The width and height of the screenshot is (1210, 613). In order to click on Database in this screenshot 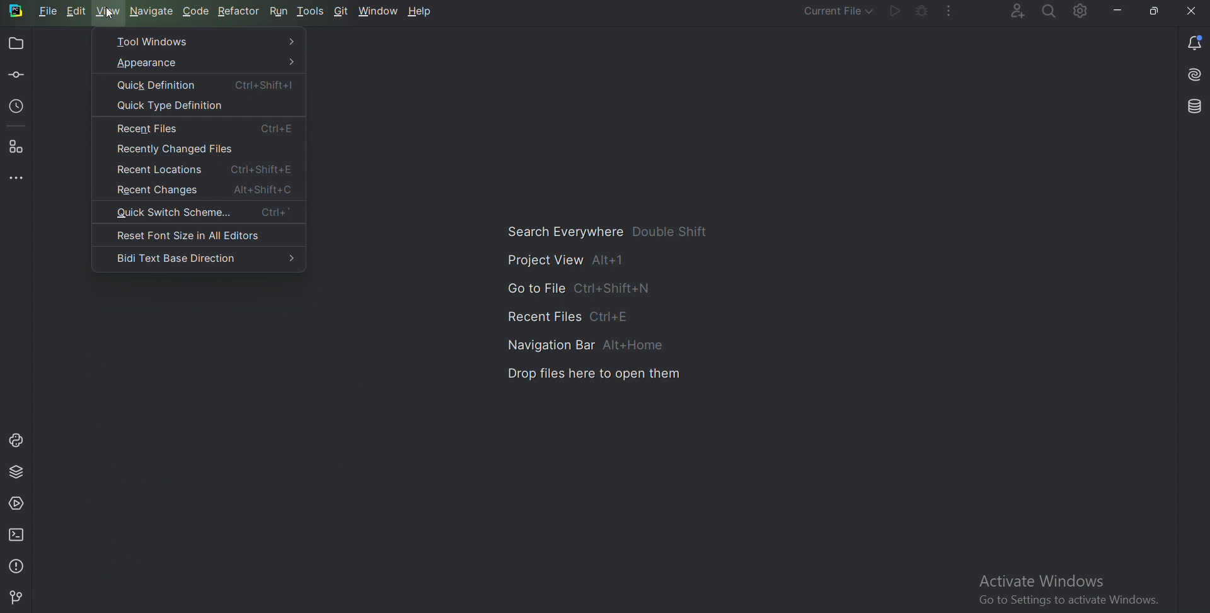, I will do `click(1187, 108)`.